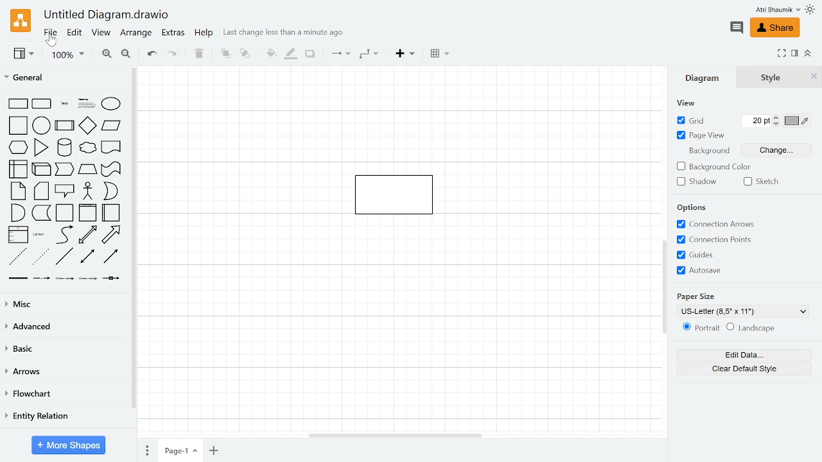 Image resolution: width=822 pixels, height=462 pixels. I want to click on Increase grid pts, so click(777, 117).